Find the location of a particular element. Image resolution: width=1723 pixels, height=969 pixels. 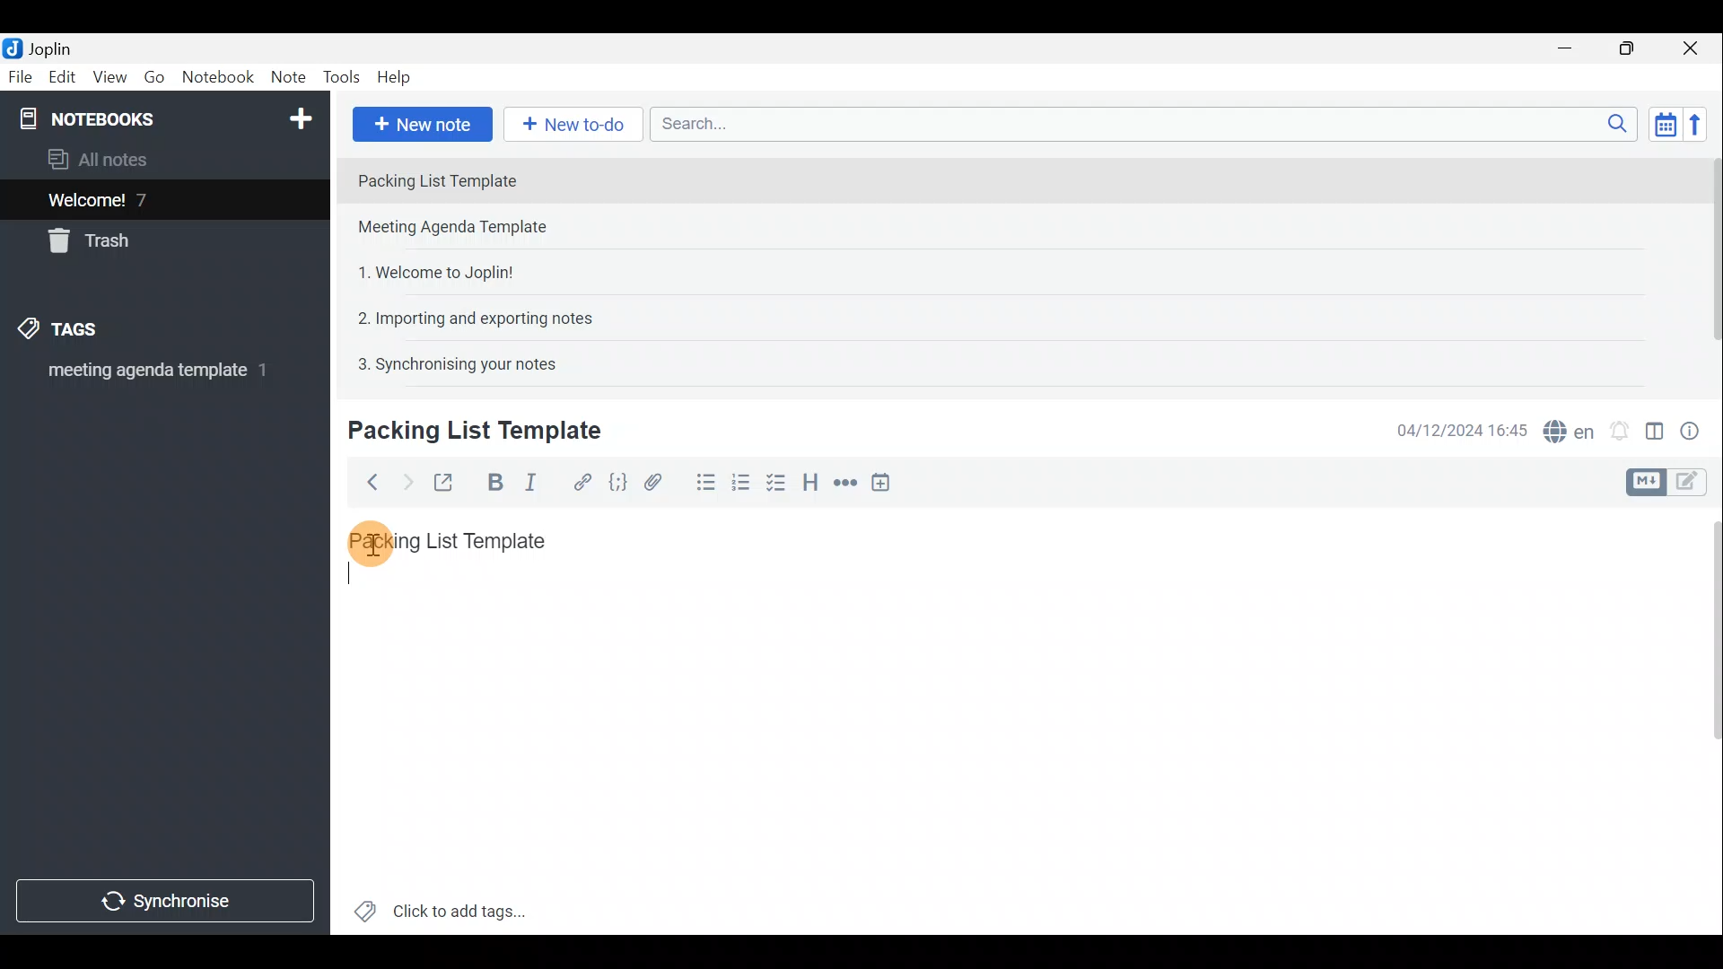

Help is located at coordinates (397, 79).